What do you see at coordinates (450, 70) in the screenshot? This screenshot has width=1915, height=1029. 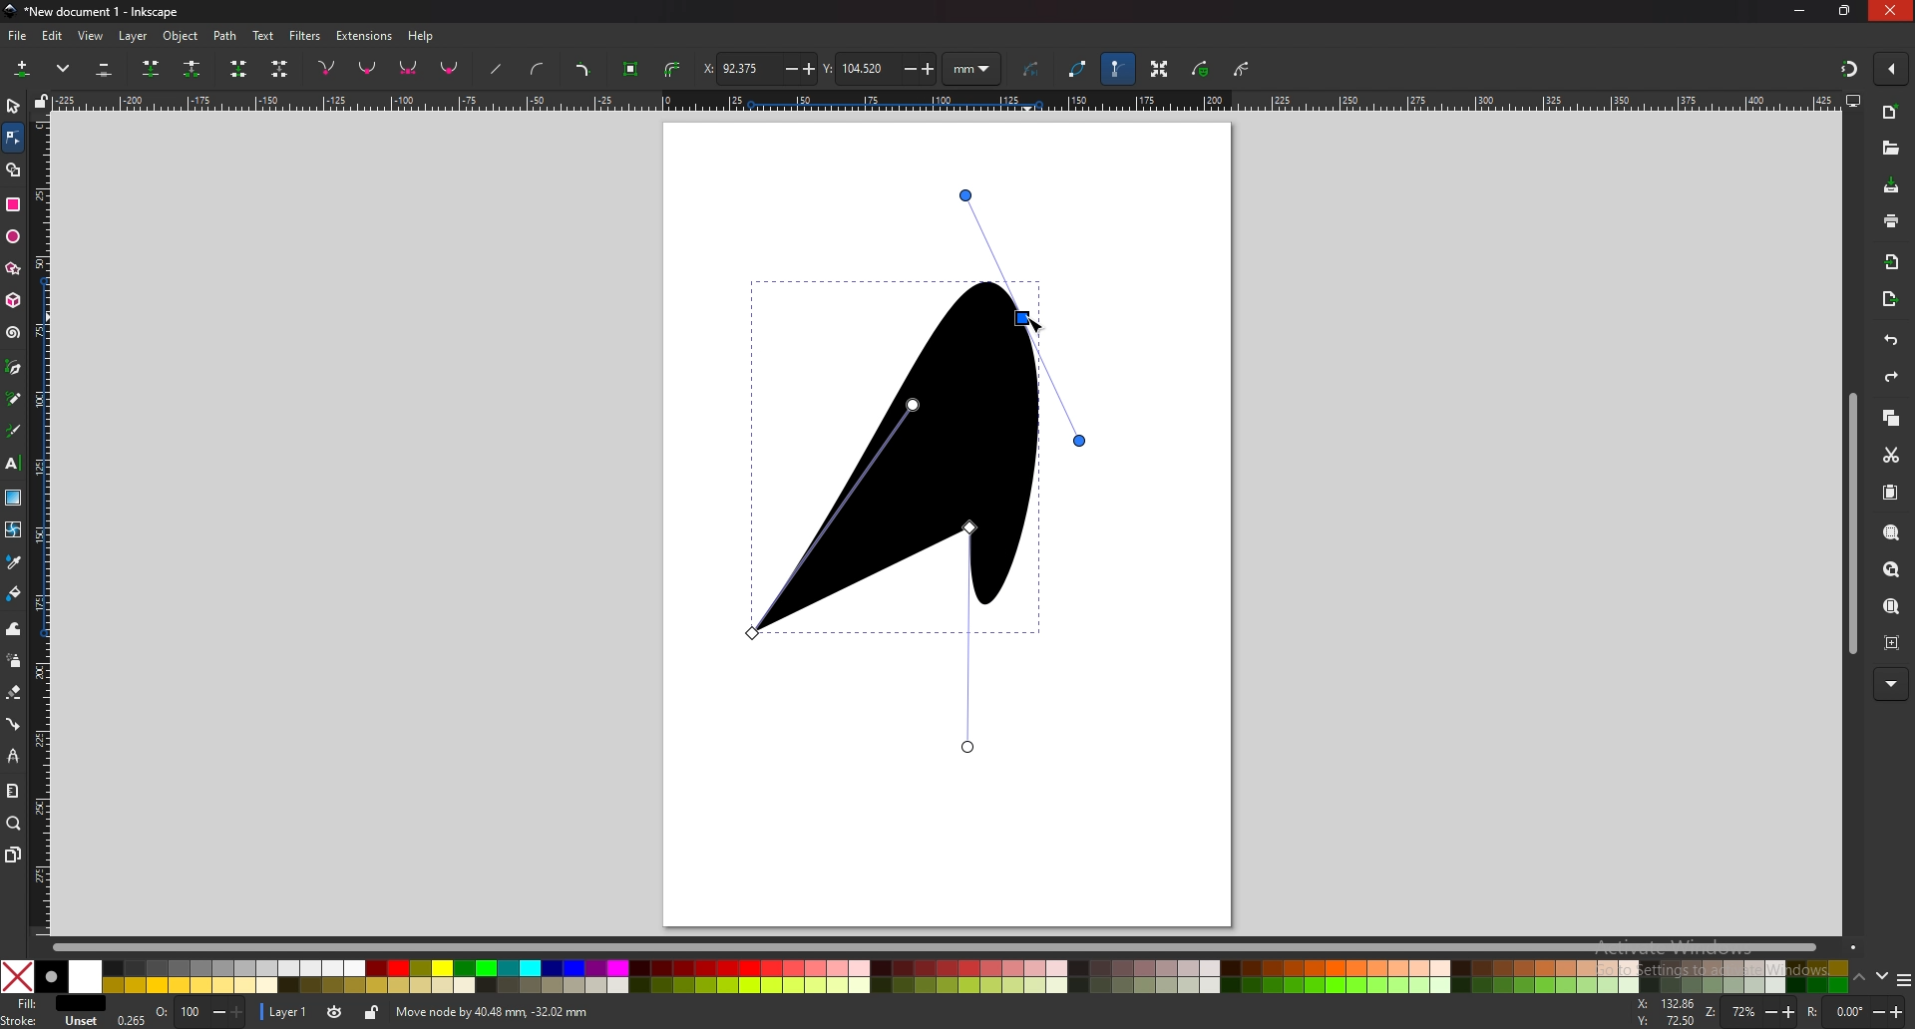 I see `make selected nodes auto smooth` at bounding box center [450, 70].